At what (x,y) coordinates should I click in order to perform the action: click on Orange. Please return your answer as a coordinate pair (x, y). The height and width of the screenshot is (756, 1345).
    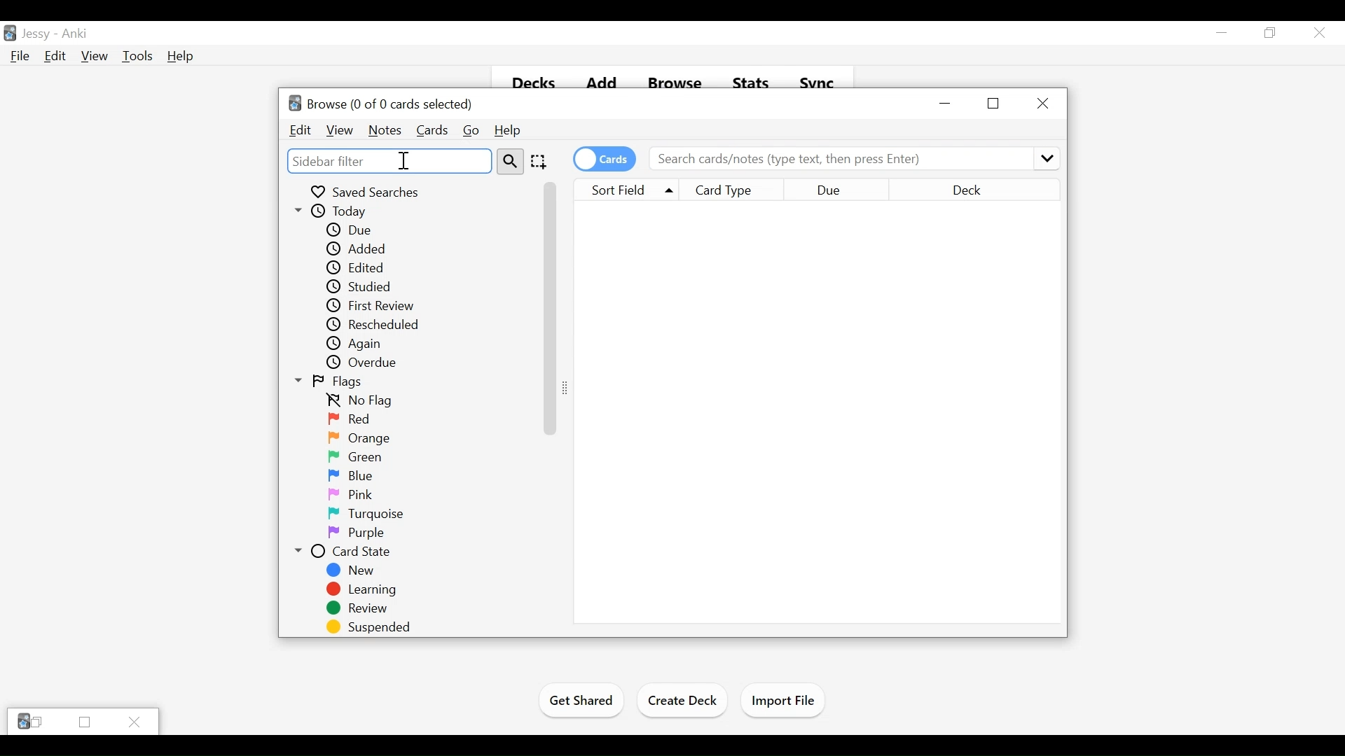
    Looking at the image, I should click on (358, 438).